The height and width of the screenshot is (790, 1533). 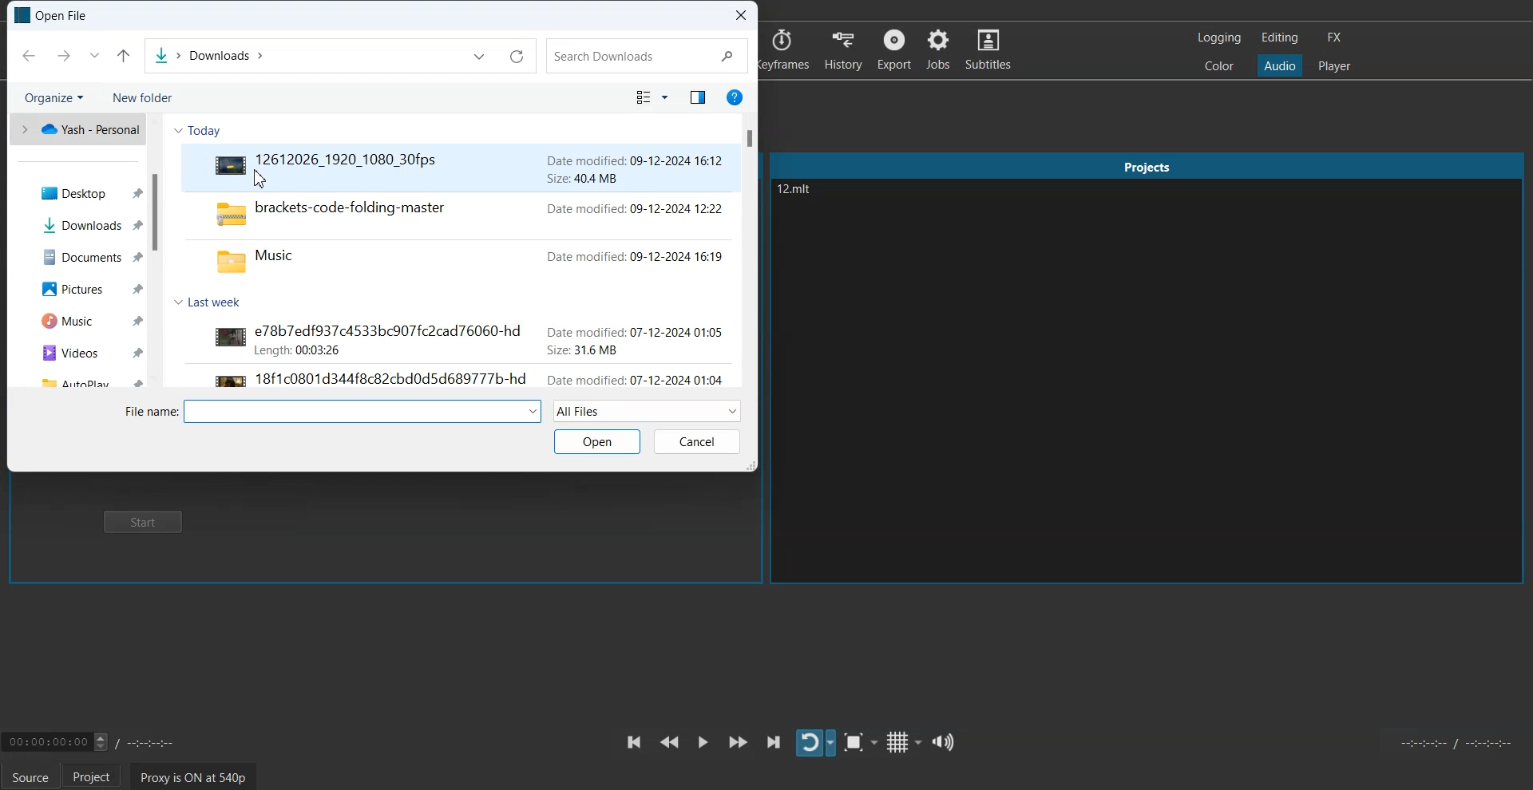 I want to click on Toggle player looping, so click(x=816, y=743).